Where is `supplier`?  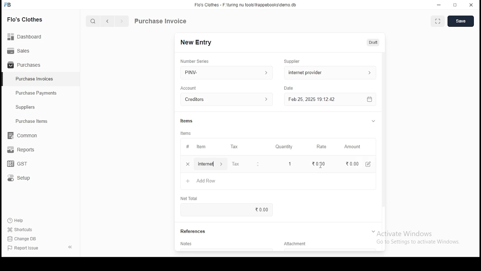
supplier is located at coordinates (328, 72).